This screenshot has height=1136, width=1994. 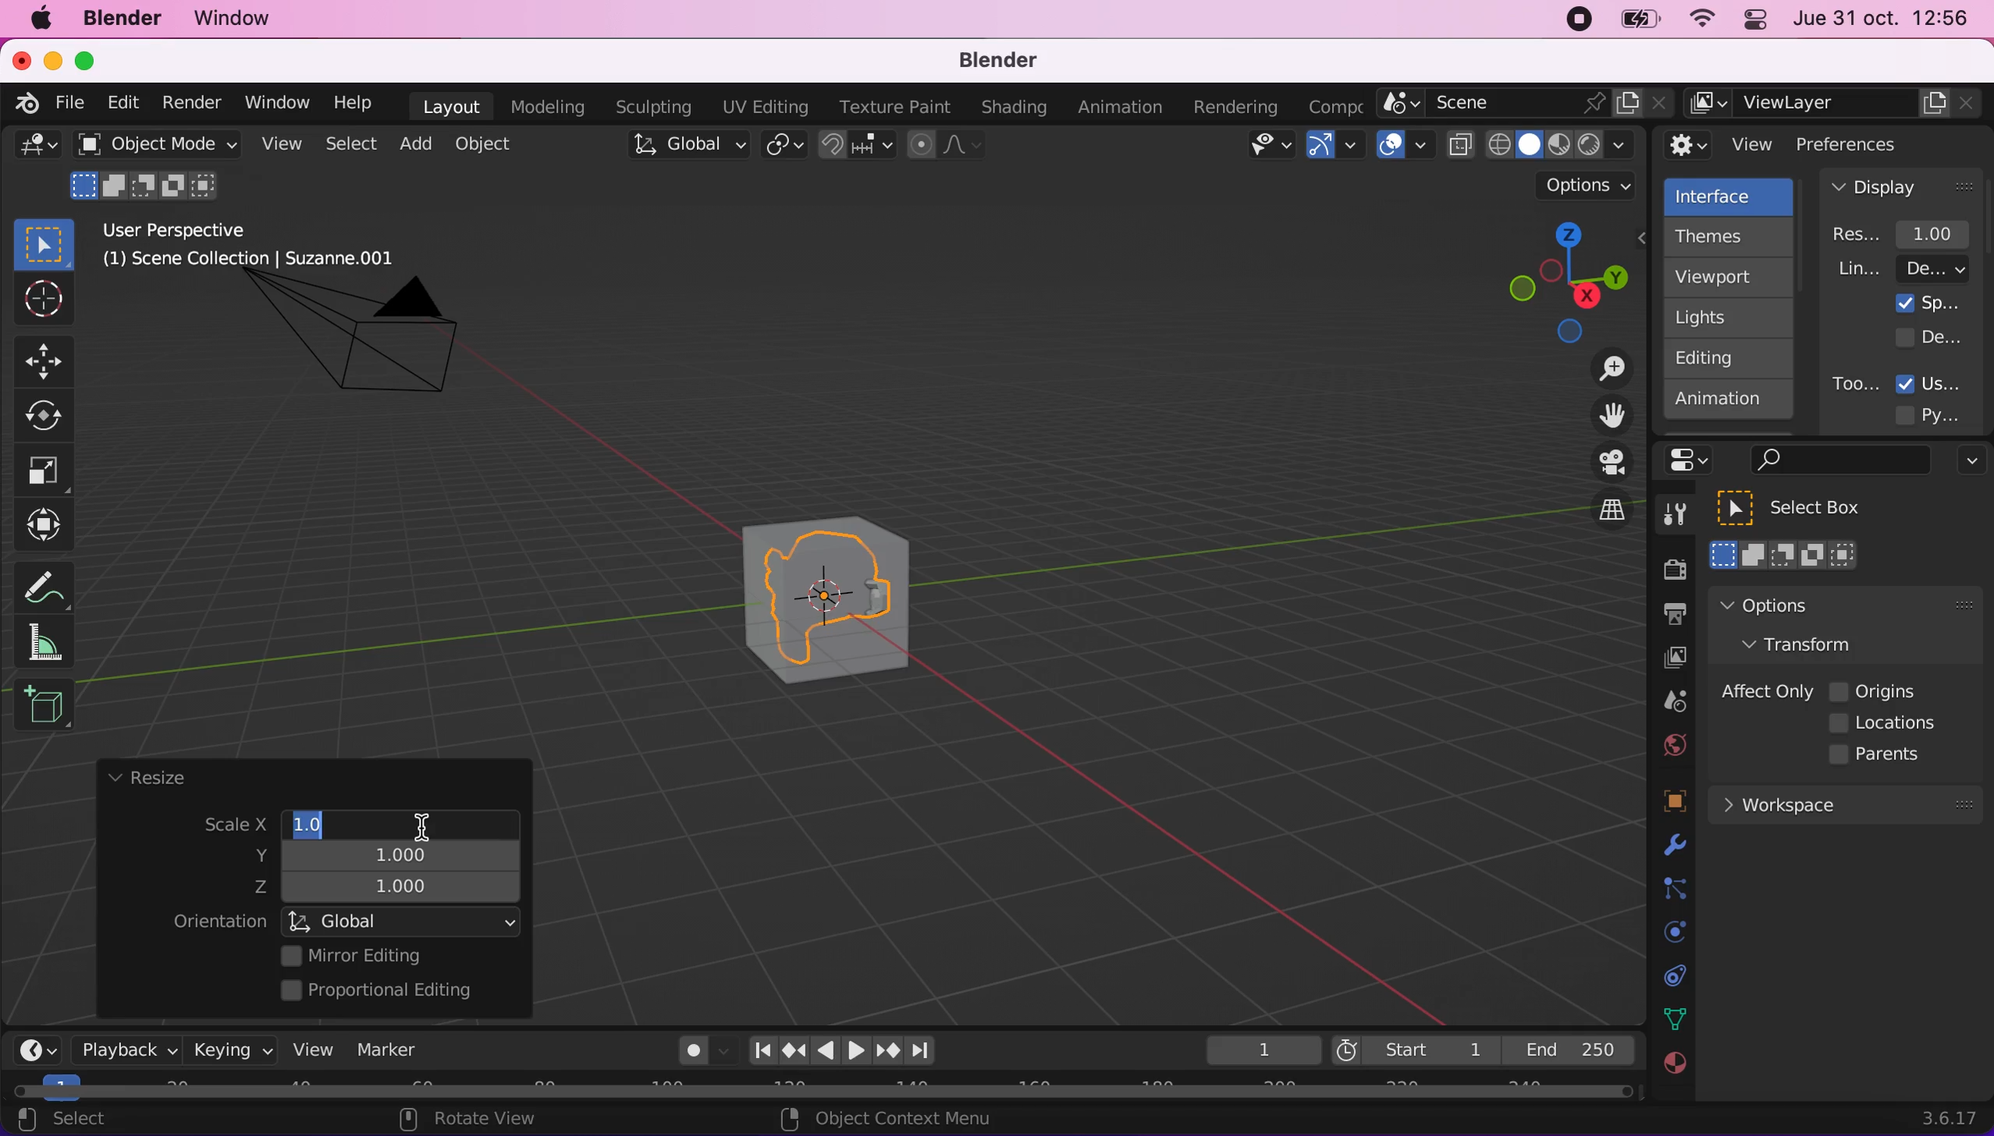 What do you see at coordinates (1261, 1051) in the screenshot?
I see `keyframe` at bounding box center [1261, 1051].